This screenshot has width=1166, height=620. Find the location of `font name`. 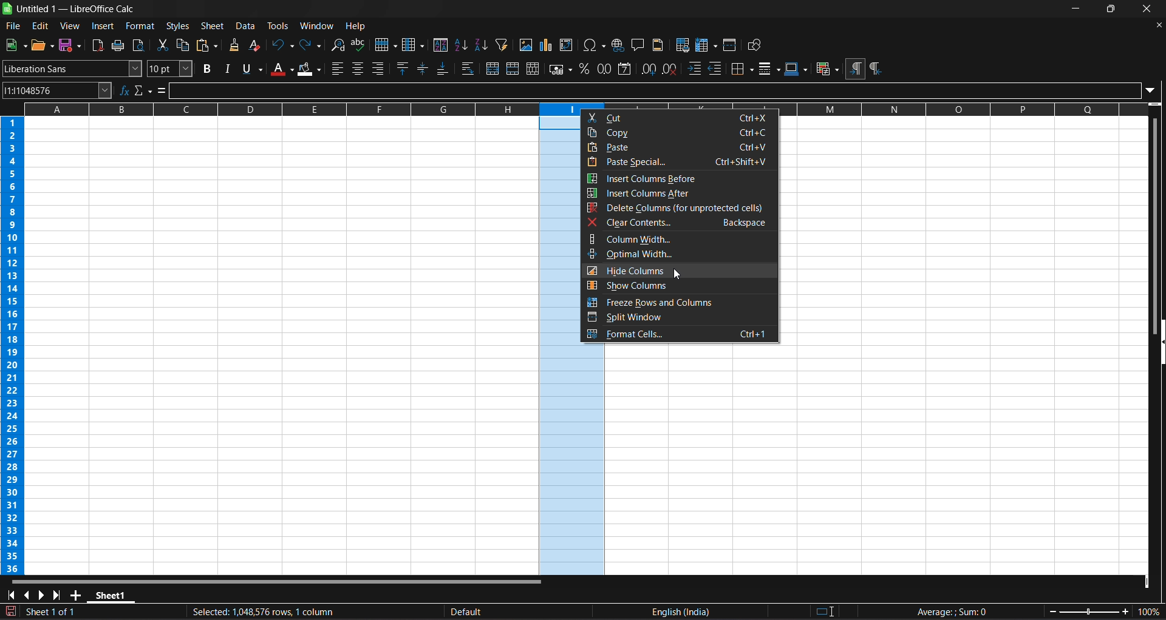

font name is located at coordinates (72, 69).